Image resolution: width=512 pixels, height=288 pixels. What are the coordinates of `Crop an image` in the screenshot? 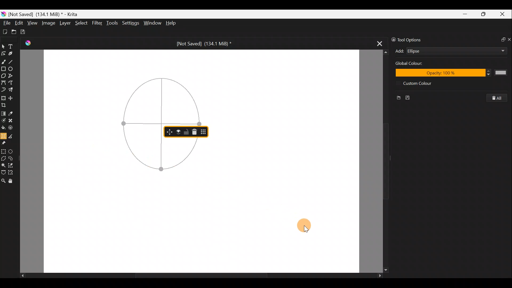 It's located at (5, 105).